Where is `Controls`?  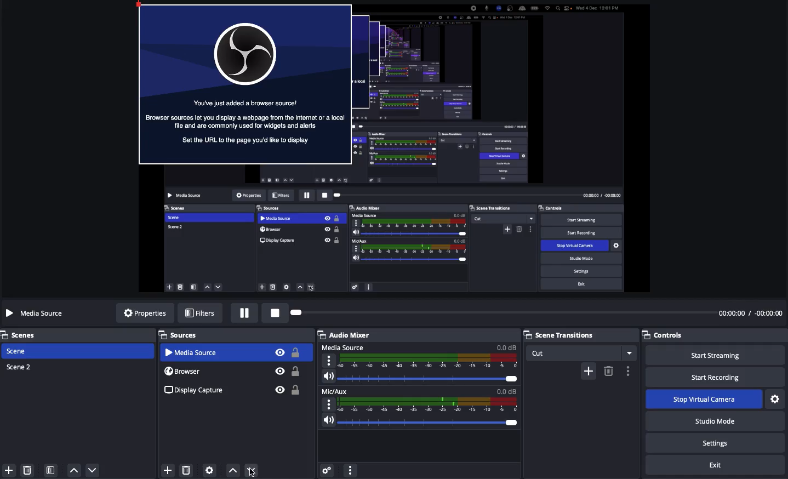
Controls is located at coordinates (669, 335).